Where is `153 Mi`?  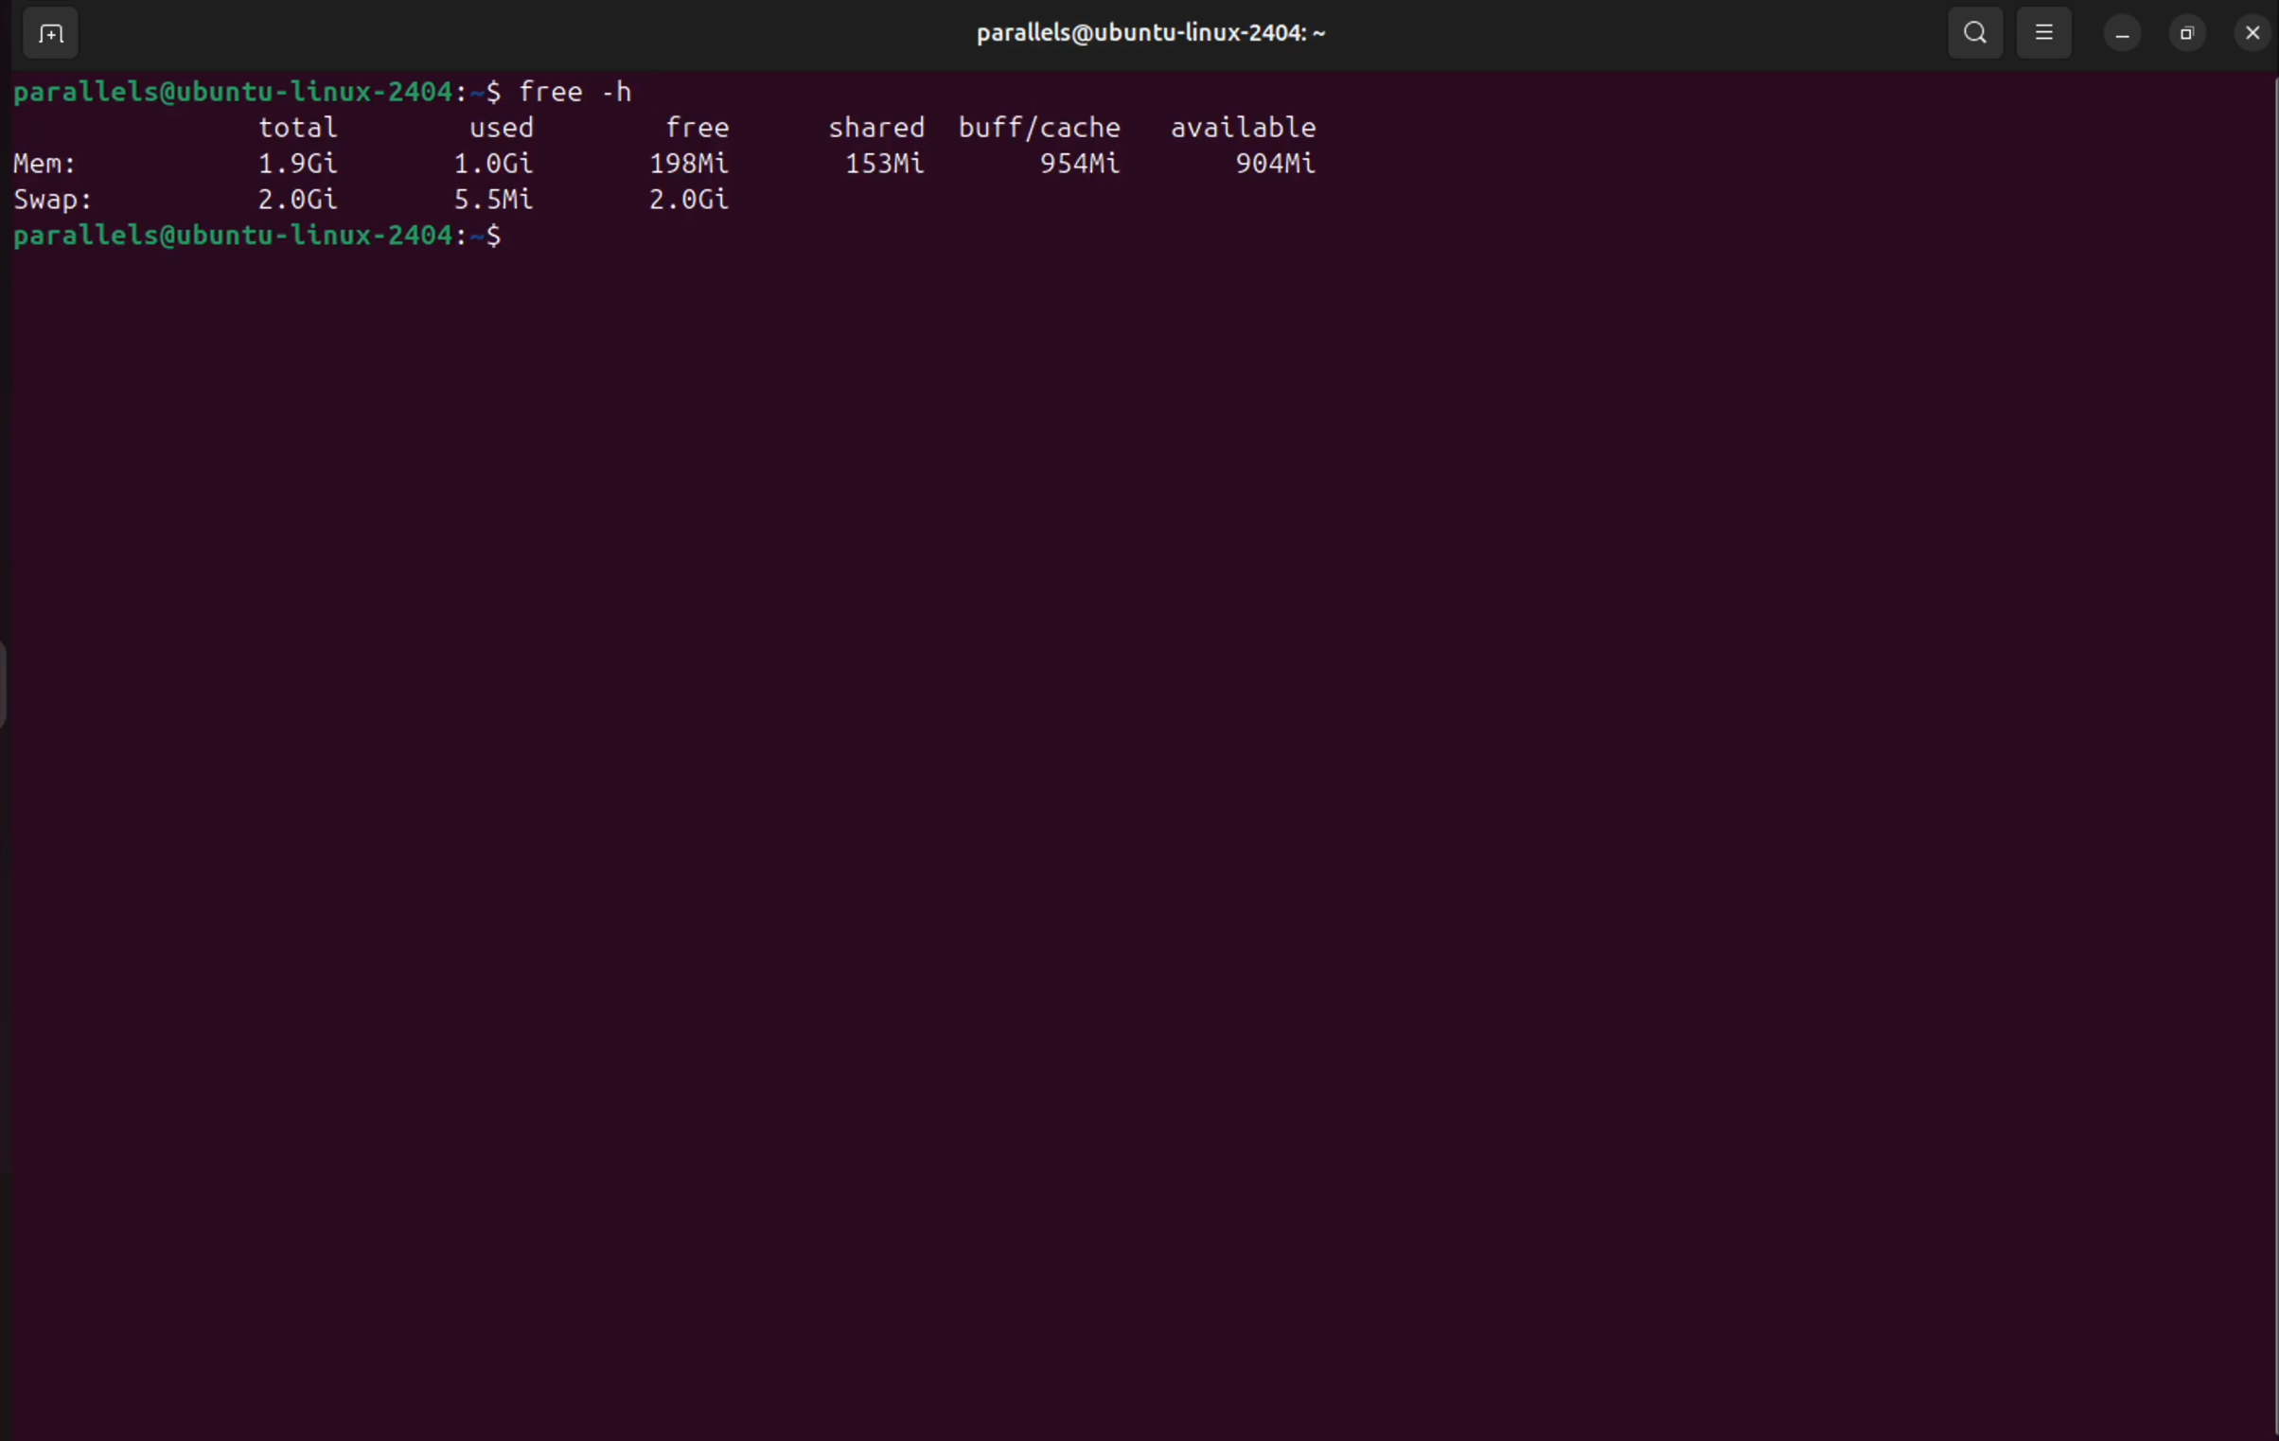
153 Mi is located at coordinates (891, 167).